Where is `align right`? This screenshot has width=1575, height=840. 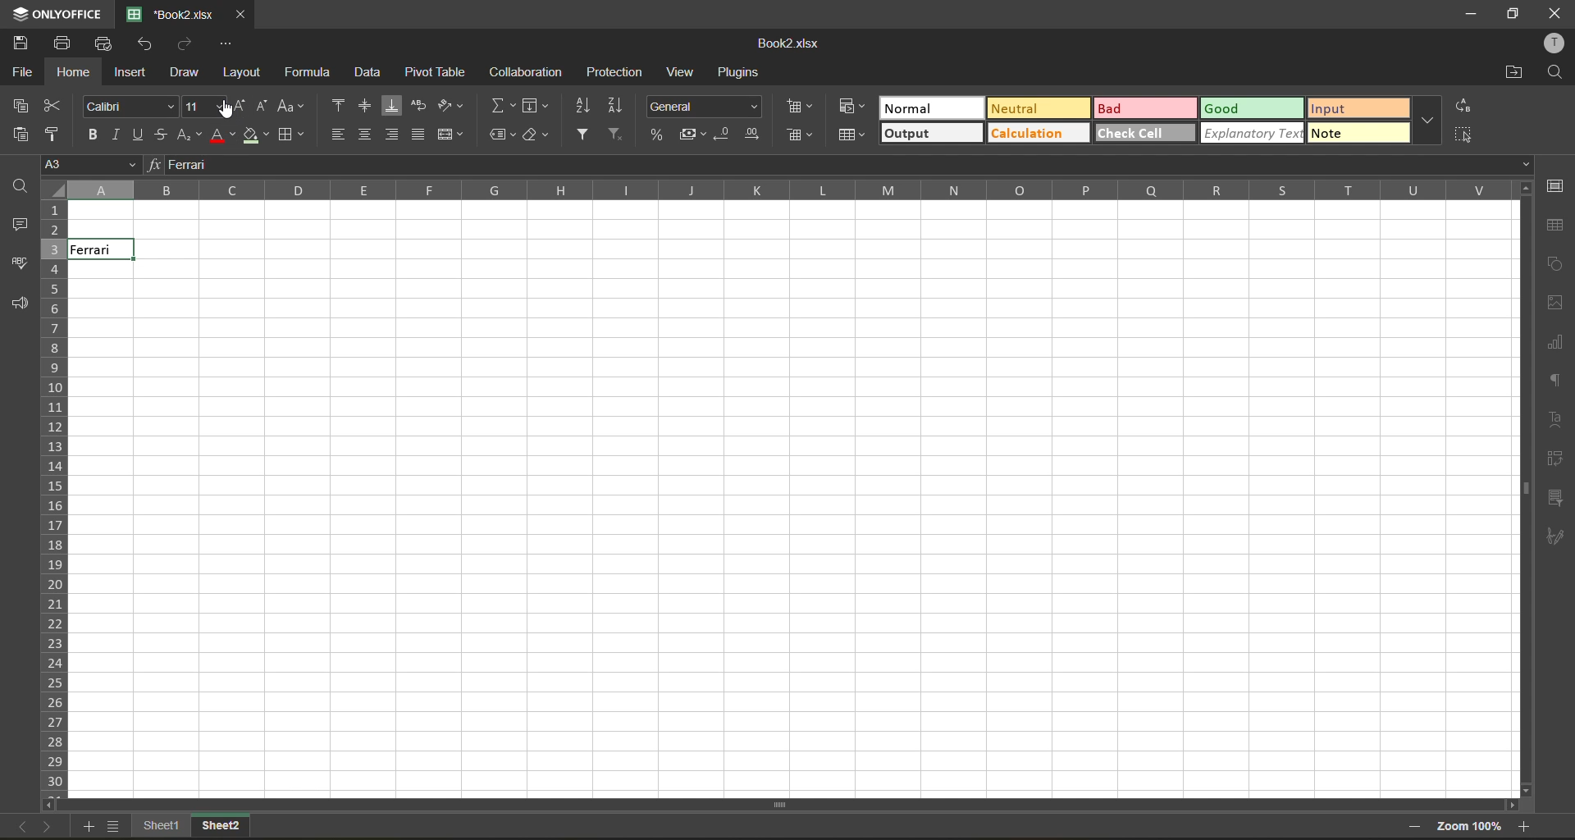 align right is located at coordinates (396, 135).